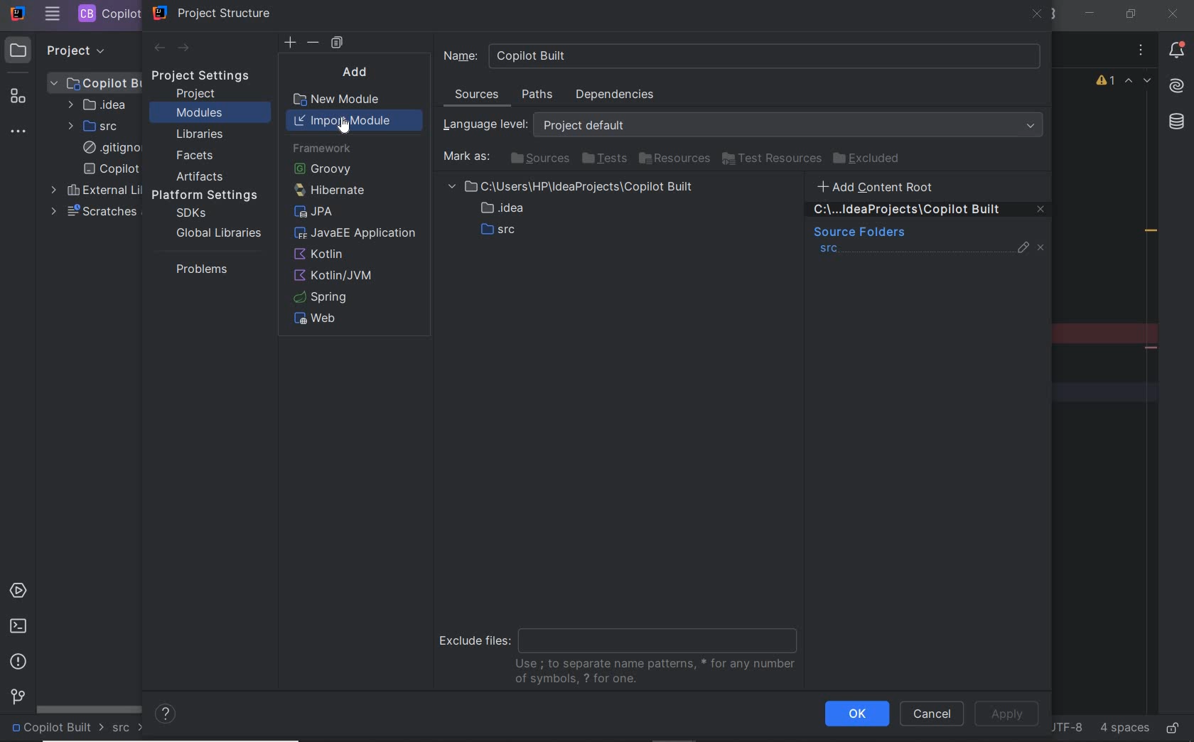 This screenshot has width=1194, height=742. What do you see at coordinates (884, 186) in the screenshot?
I see `add content root` at bounding box center [884, 186].